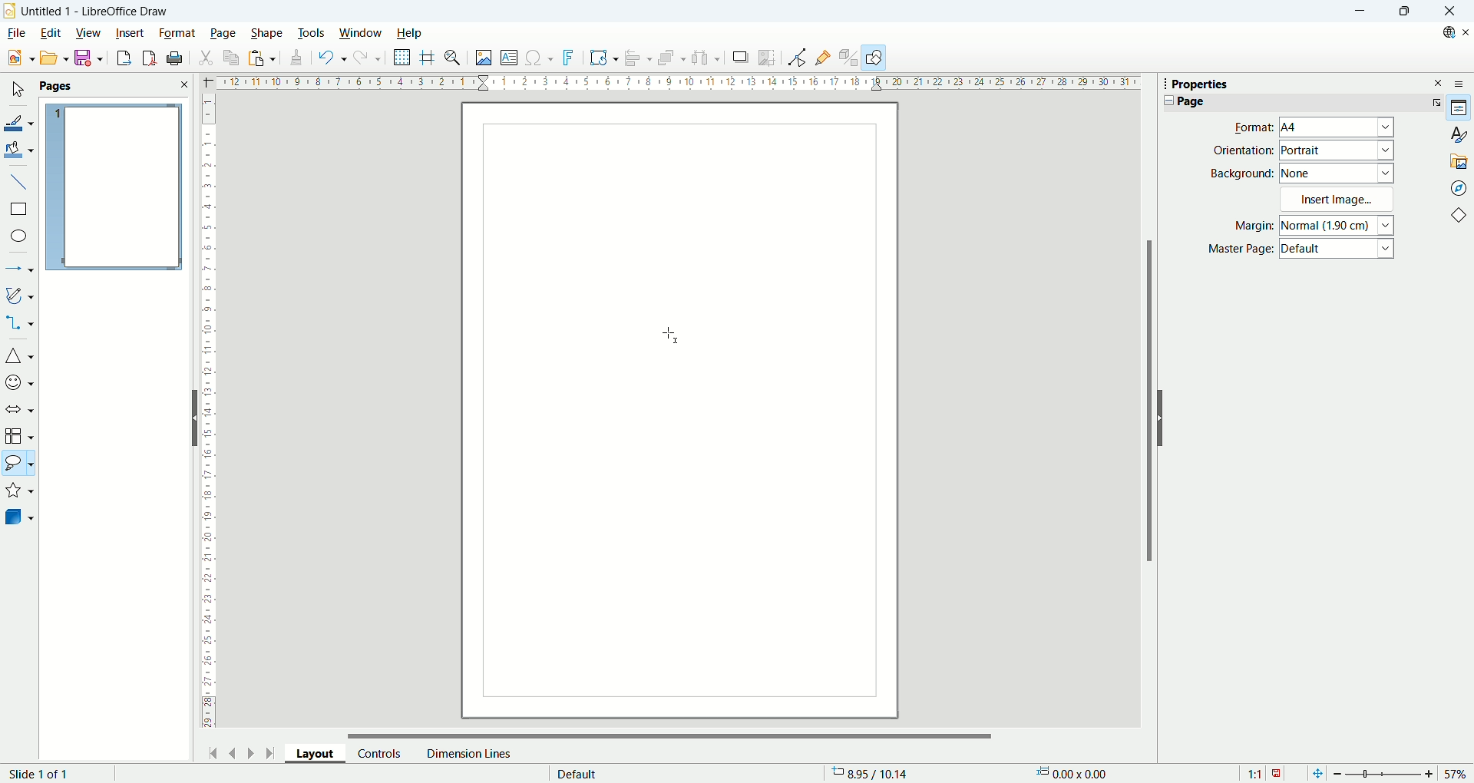 Image resolution: width=1474 pixels, height=783 pixels. What do you see at coordinates (380, 753) in the screenshot?
I see `control` at bounding box center [380, 753].